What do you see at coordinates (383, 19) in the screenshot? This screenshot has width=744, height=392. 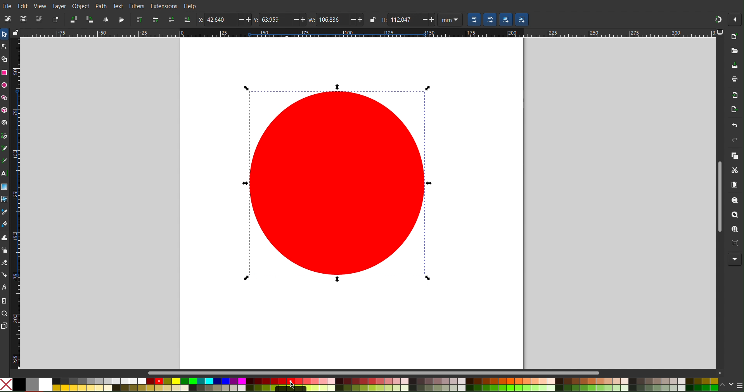 I see `Height` at bounding box center [383, 19].